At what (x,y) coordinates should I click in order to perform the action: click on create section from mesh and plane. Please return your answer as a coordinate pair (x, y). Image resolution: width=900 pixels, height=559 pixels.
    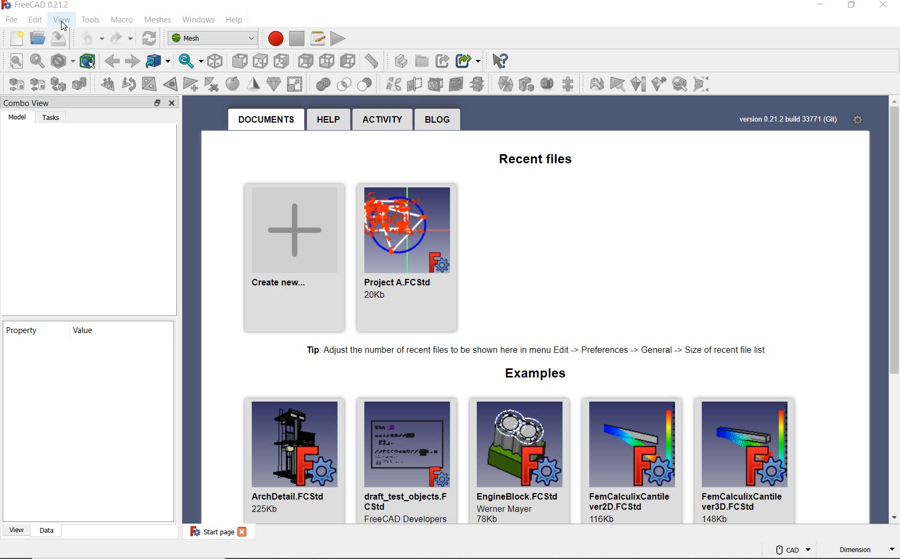
    Looking at the image, I should click on (438, 83).